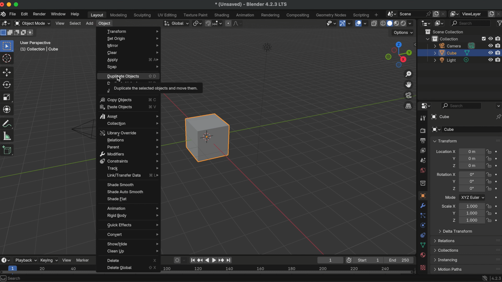 This screenshot has height=282, width=502. I want to click on mode invert existing condition, so click(24, 33).